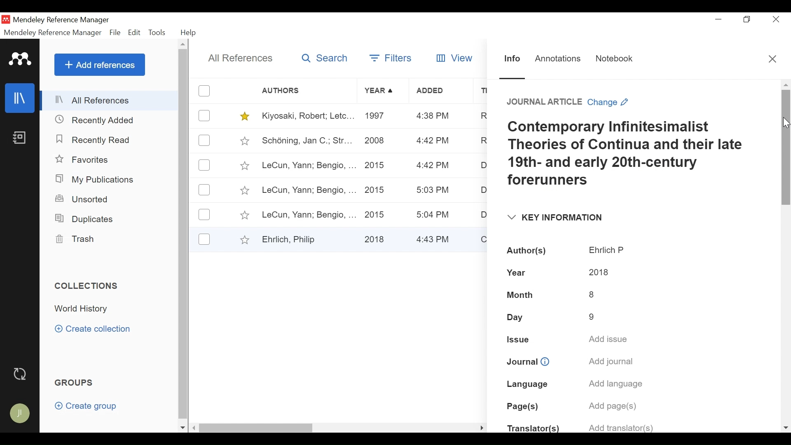  I want to click on (un)select, so click(204, 190).